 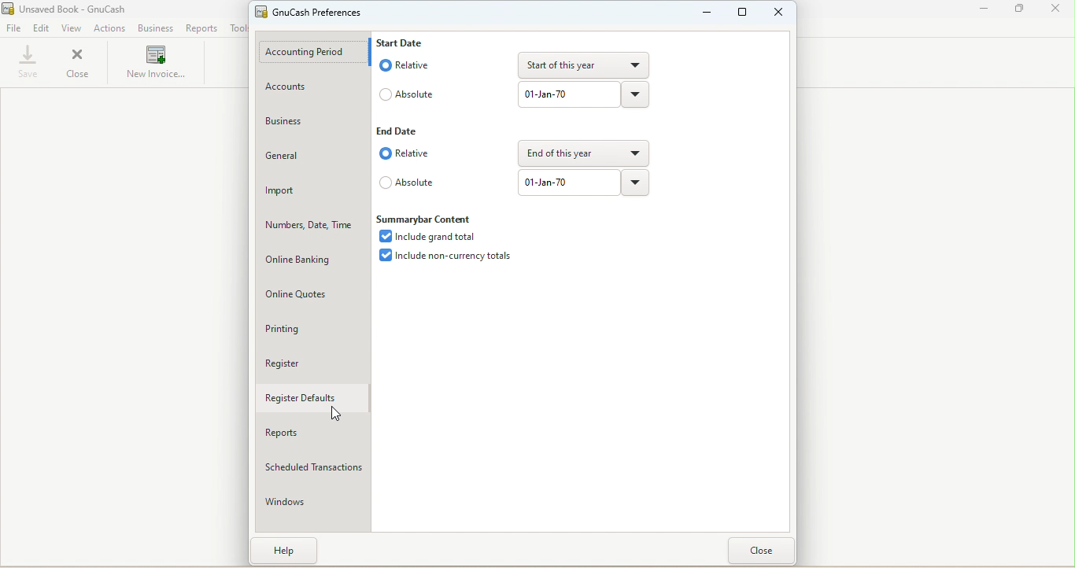 What do you see at coordinates (448, 258) in the screenshot?
I see `Include non-currency totals` at bounding box center [448, 258].